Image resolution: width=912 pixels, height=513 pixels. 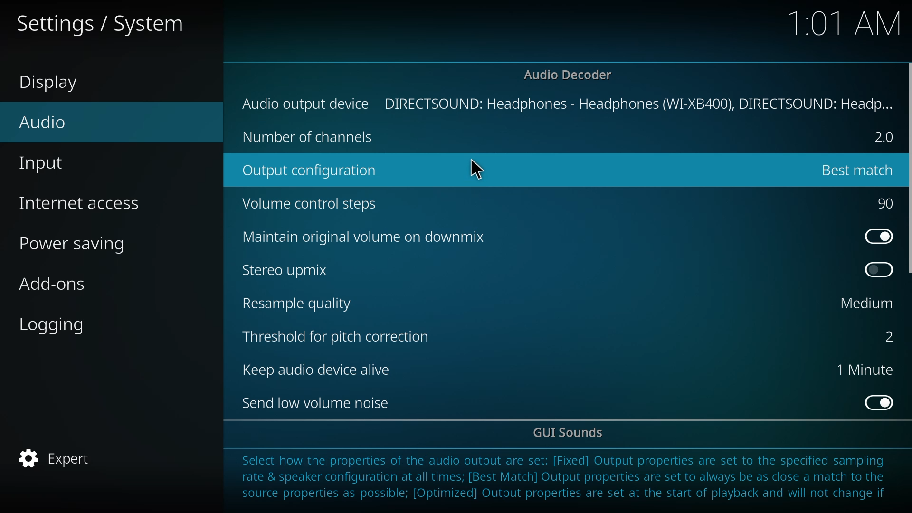 What do you see at coordinates (53, 82) in the screenshot?
I see `display` at bounding box center [53, 82].